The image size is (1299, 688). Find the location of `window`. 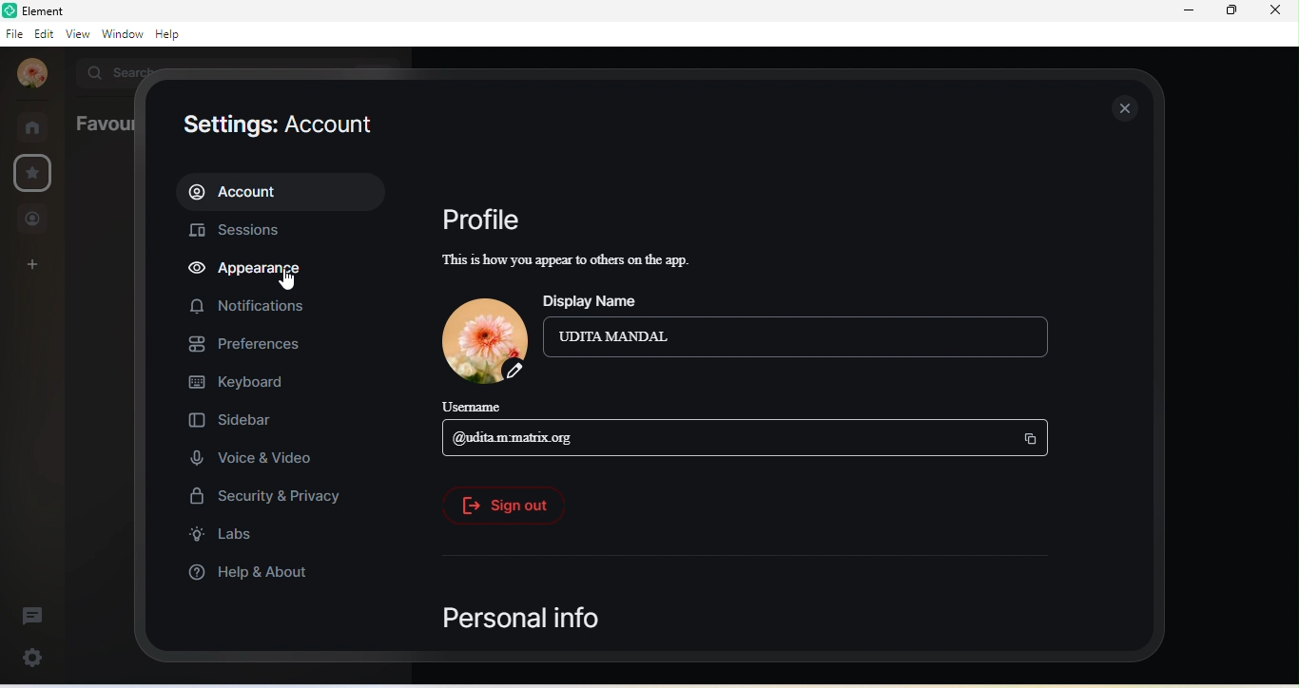

window is located at coordinates (122, 33).